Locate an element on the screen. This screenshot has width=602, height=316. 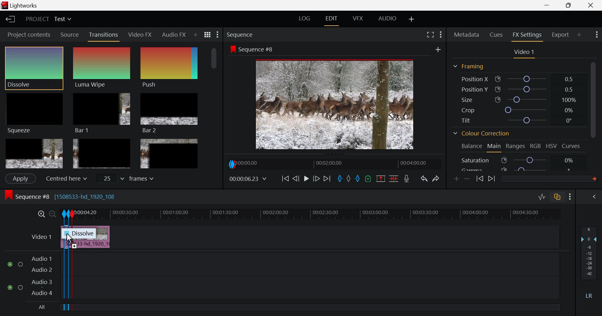
Sequence #8 is located at coordinates (252, 50).